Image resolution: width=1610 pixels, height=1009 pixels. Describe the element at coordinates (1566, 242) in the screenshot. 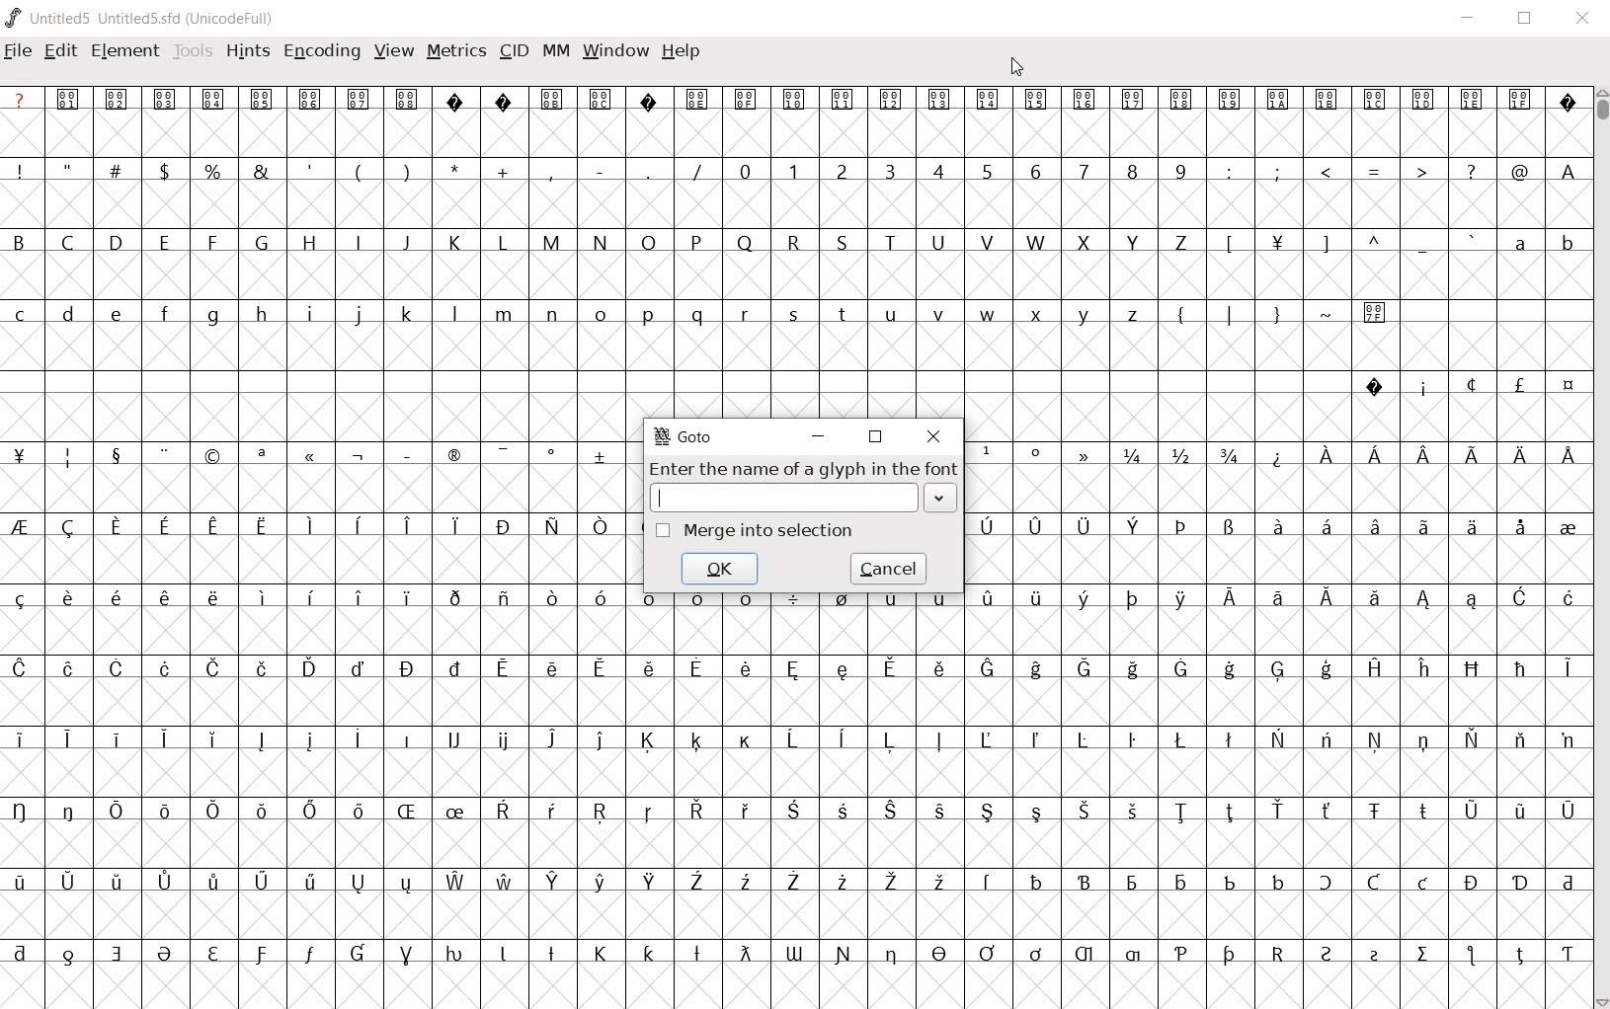

I see `b` at that location.